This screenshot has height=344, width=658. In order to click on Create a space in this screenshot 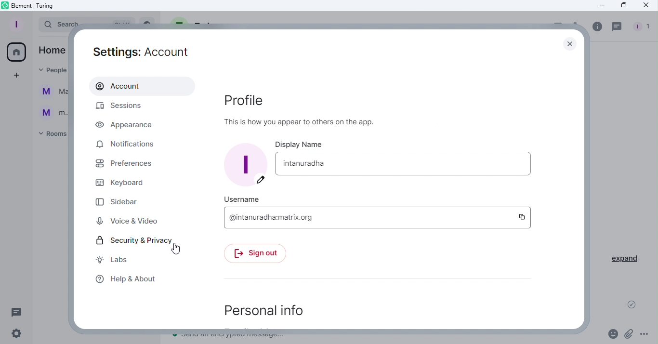, I will do `click(16, 76)`.